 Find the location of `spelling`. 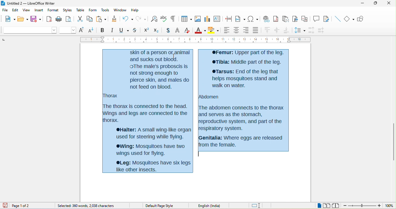

spelling is located at coordinates (164, 19).